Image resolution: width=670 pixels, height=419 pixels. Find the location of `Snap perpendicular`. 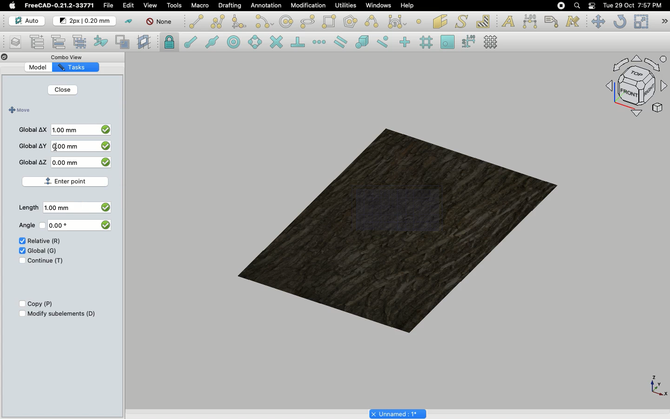

Snap perpendicular is located at coordinates (299, 43).